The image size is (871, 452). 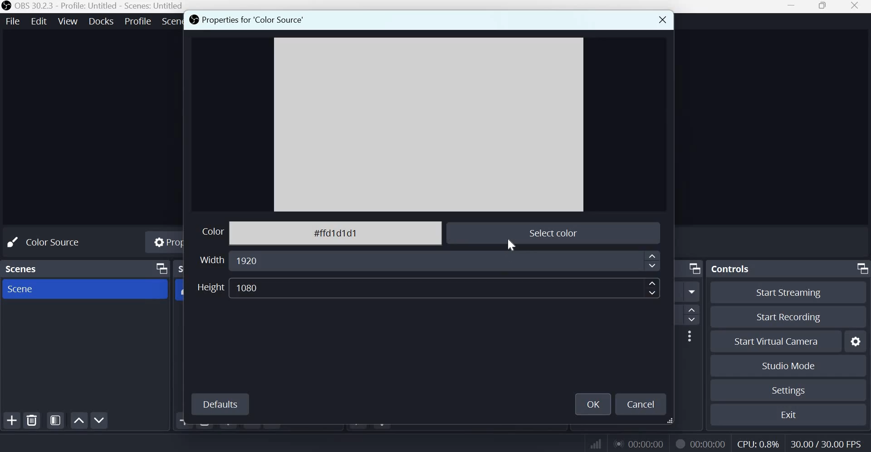 I want to click on Close, so click(x=856, y=6).